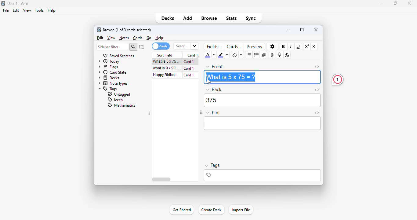 This screenshot has height=220, width=417. Describe the element at coordinates (167, 61) in the screenshot. I see `what is 5x75=?` at that location.